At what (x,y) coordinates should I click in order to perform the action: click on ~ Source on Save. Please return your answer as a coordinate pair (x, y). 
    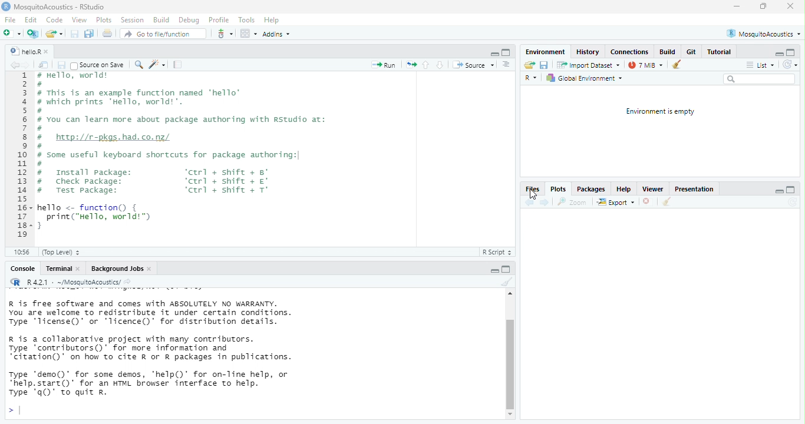
    Looking at the image, I should click on (100, 65).